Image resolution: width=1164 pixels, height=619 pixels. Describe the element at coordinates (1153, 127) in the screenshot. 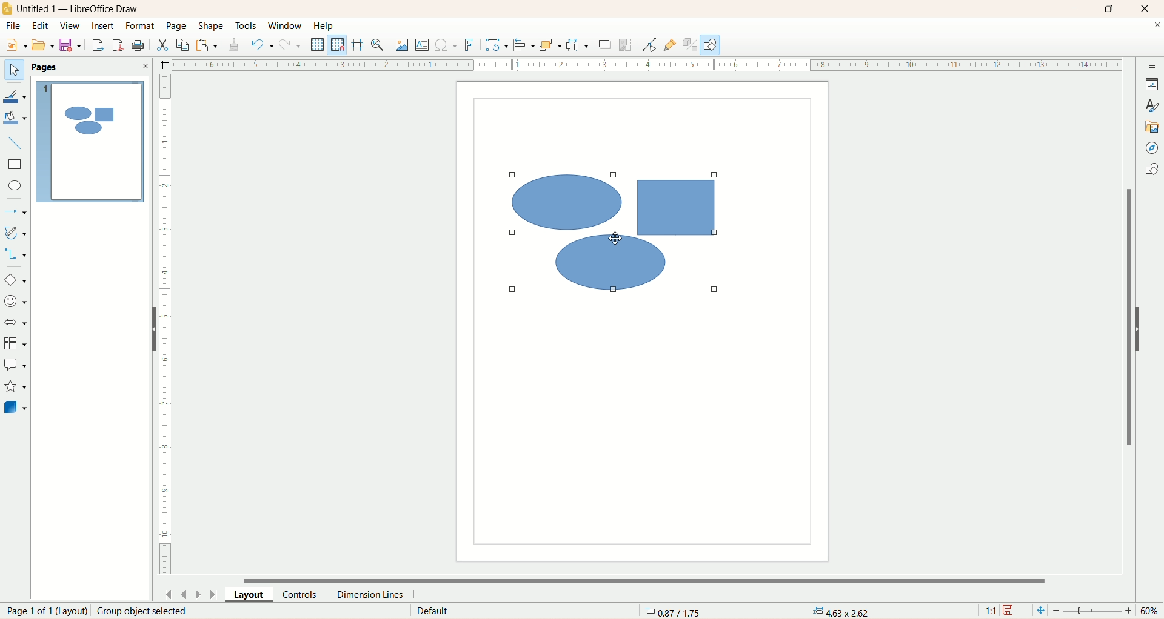

I see `gallery` at that location.